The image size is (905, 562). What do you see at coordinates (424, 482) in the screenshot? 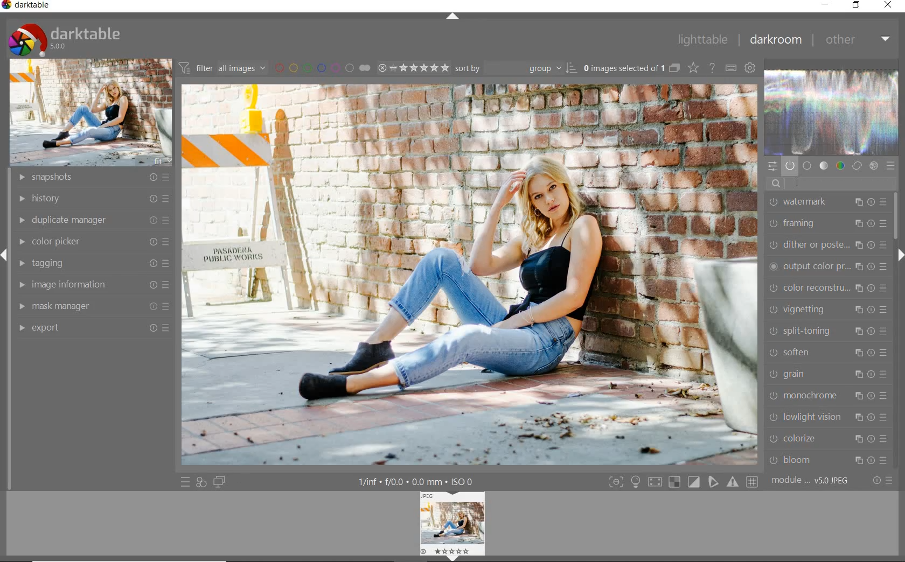
I see `display information` at bounding box center [424, 482].